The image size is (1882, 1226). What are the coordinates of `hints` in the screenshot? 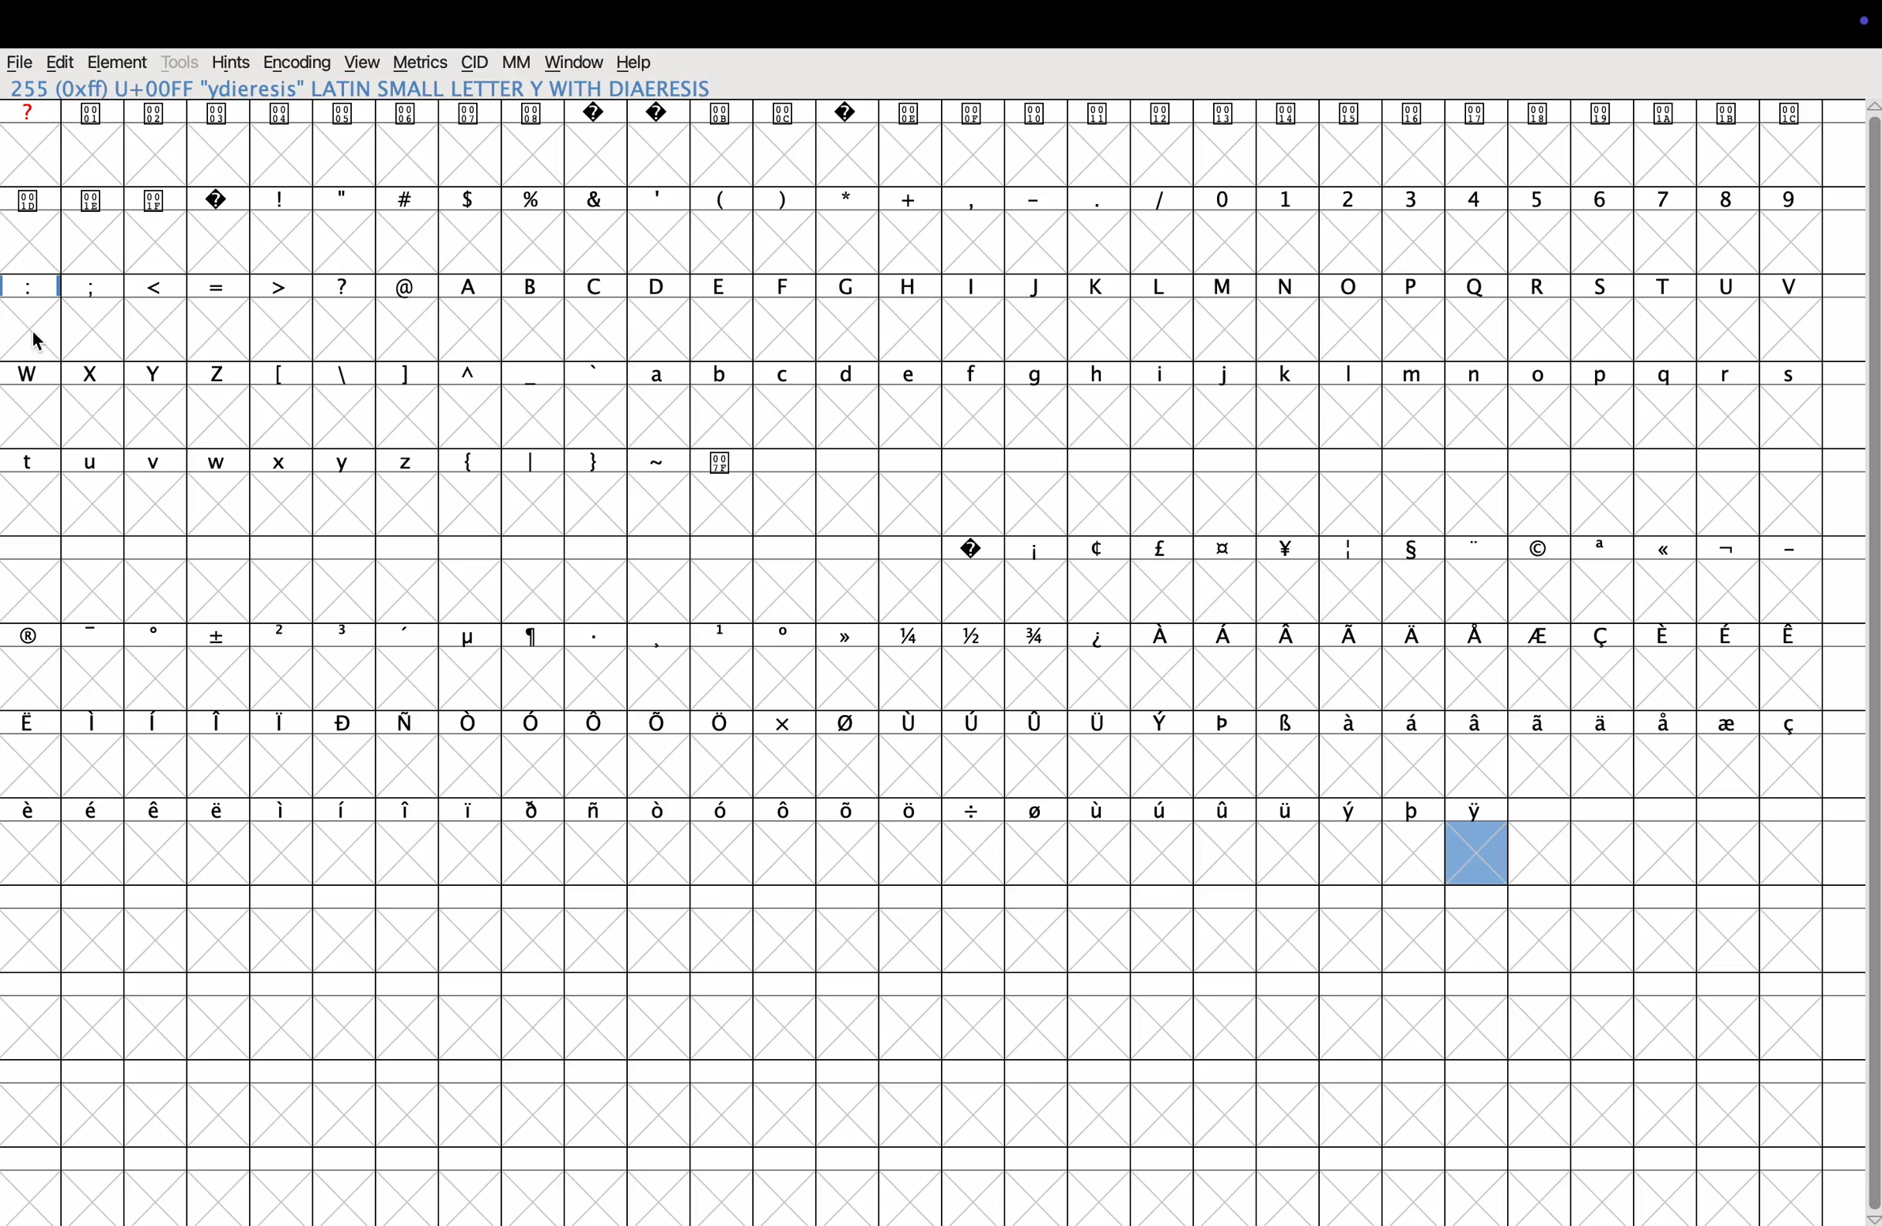 It's located at (231, 64).